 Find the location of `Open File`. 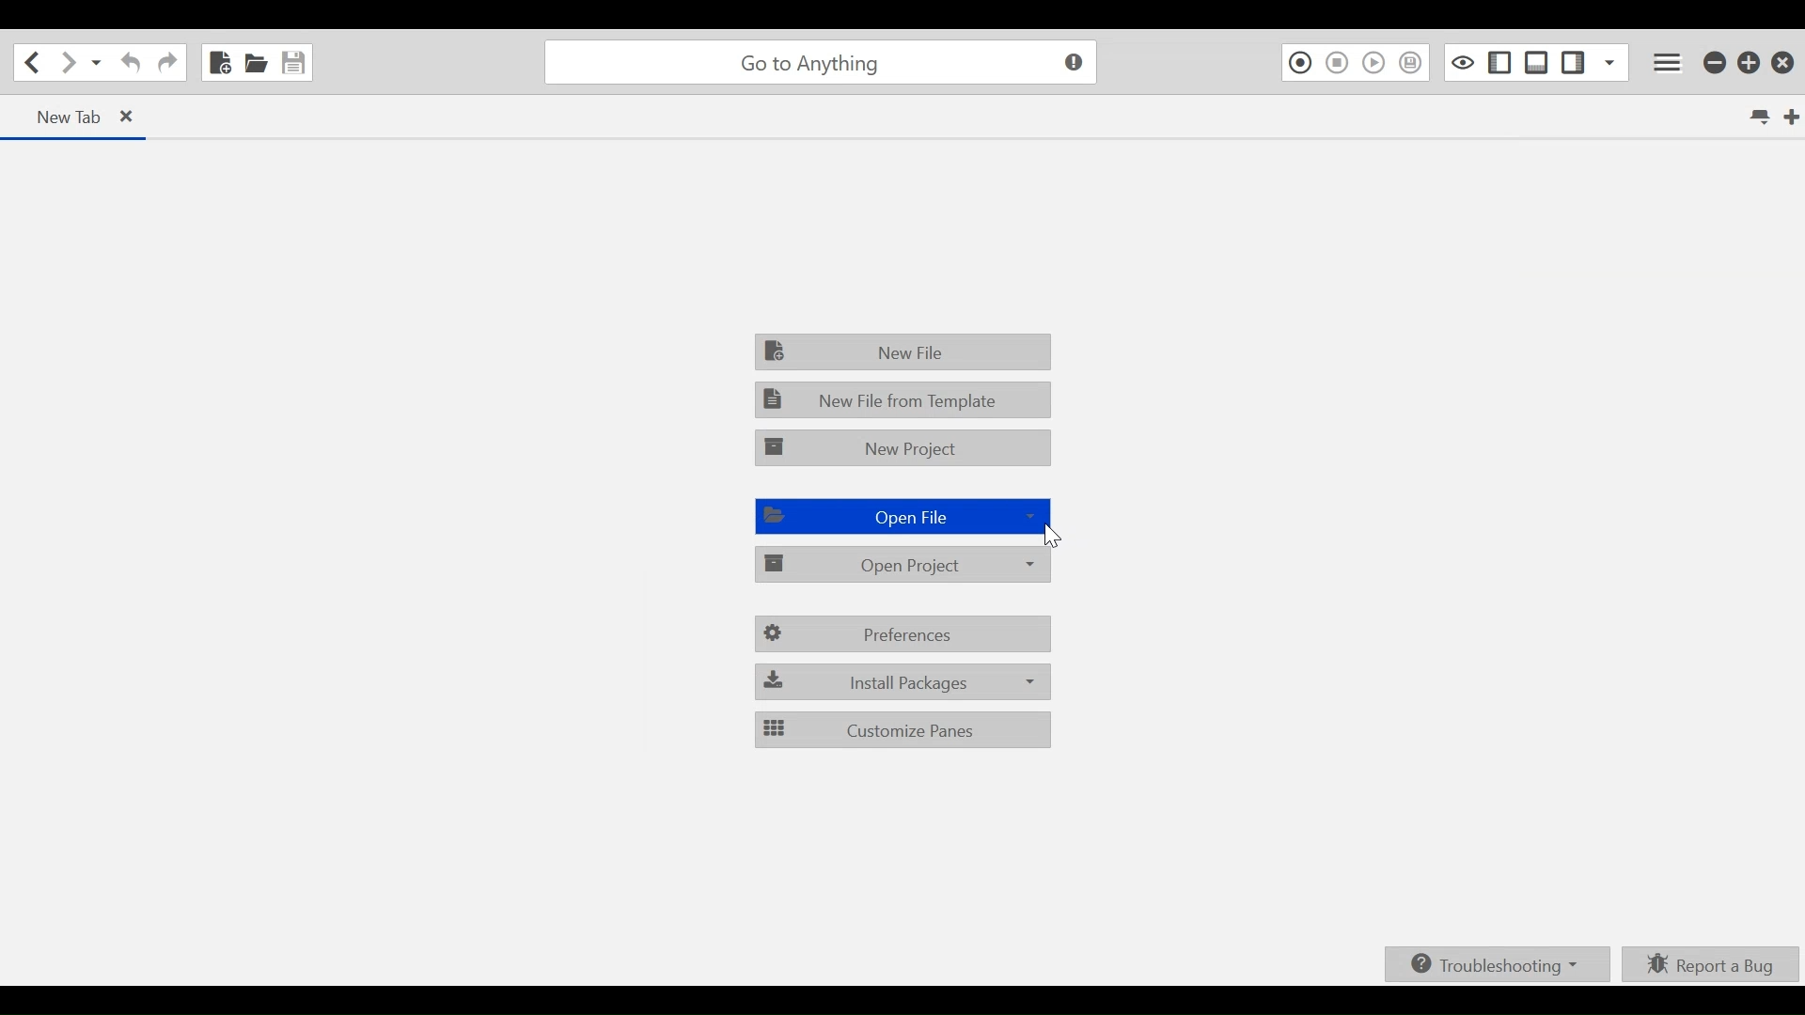

Open File is located at coordinates (901, 517).